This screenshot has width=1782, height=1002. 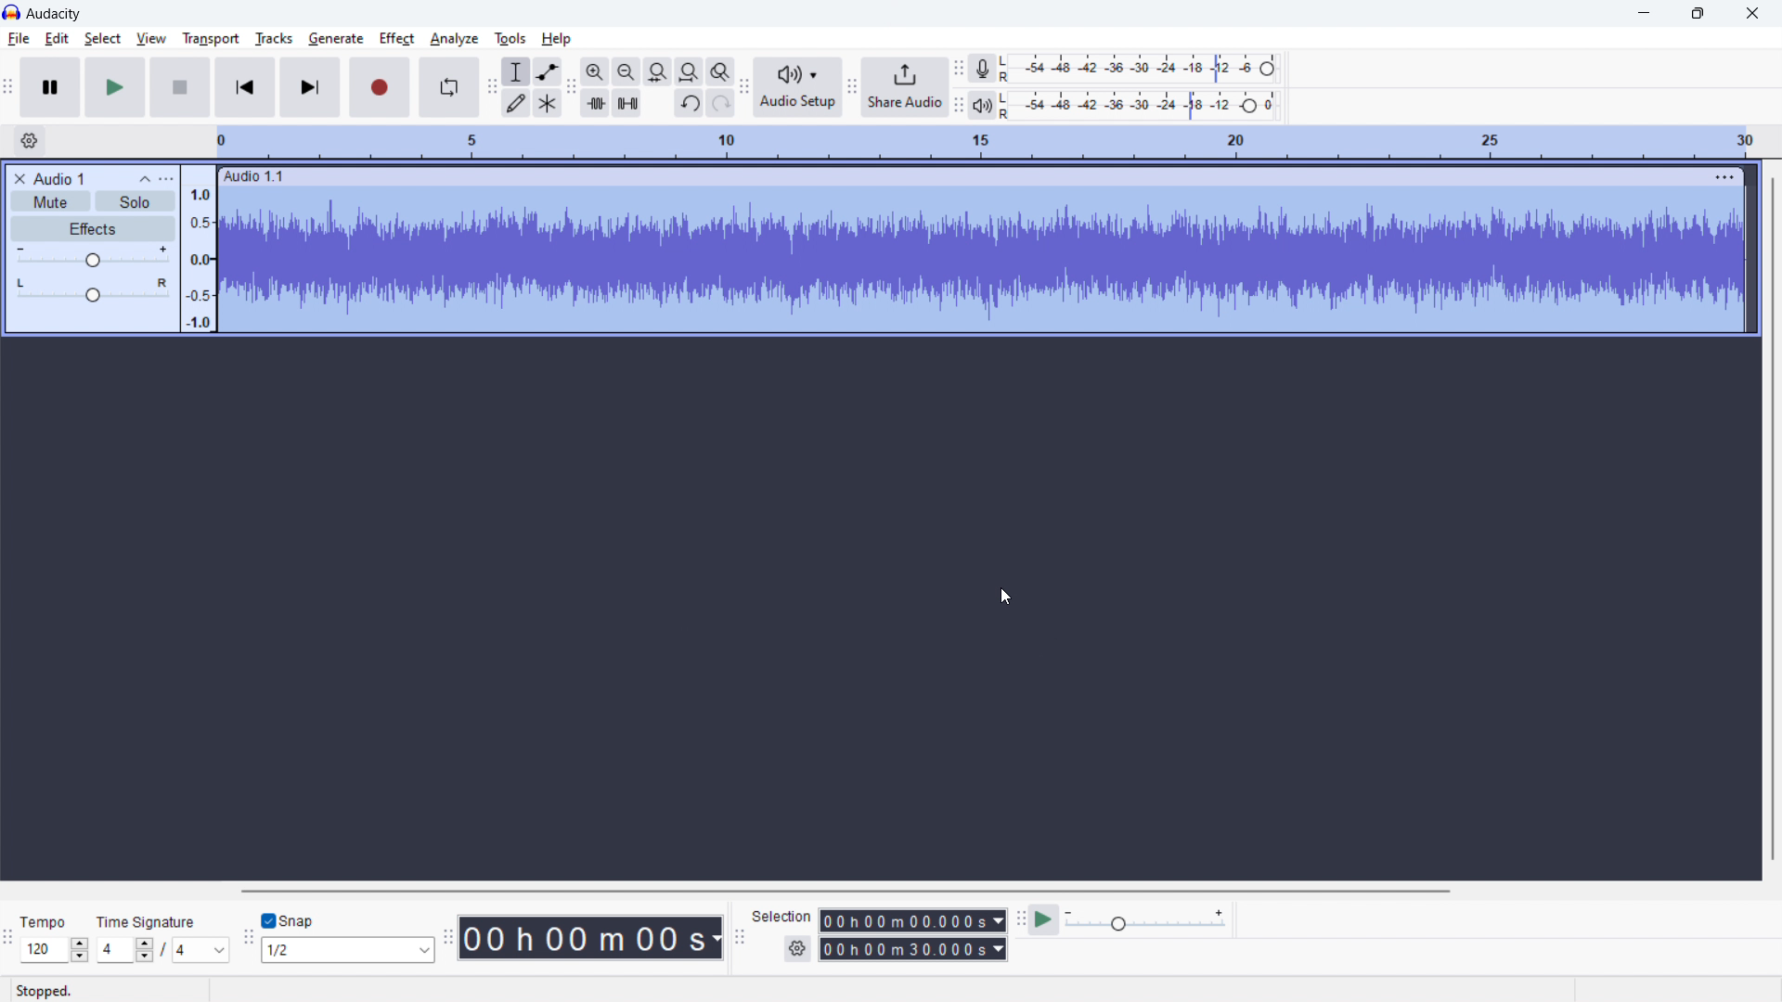 I want to click on enveloop tool, so click(x=548, y=71).